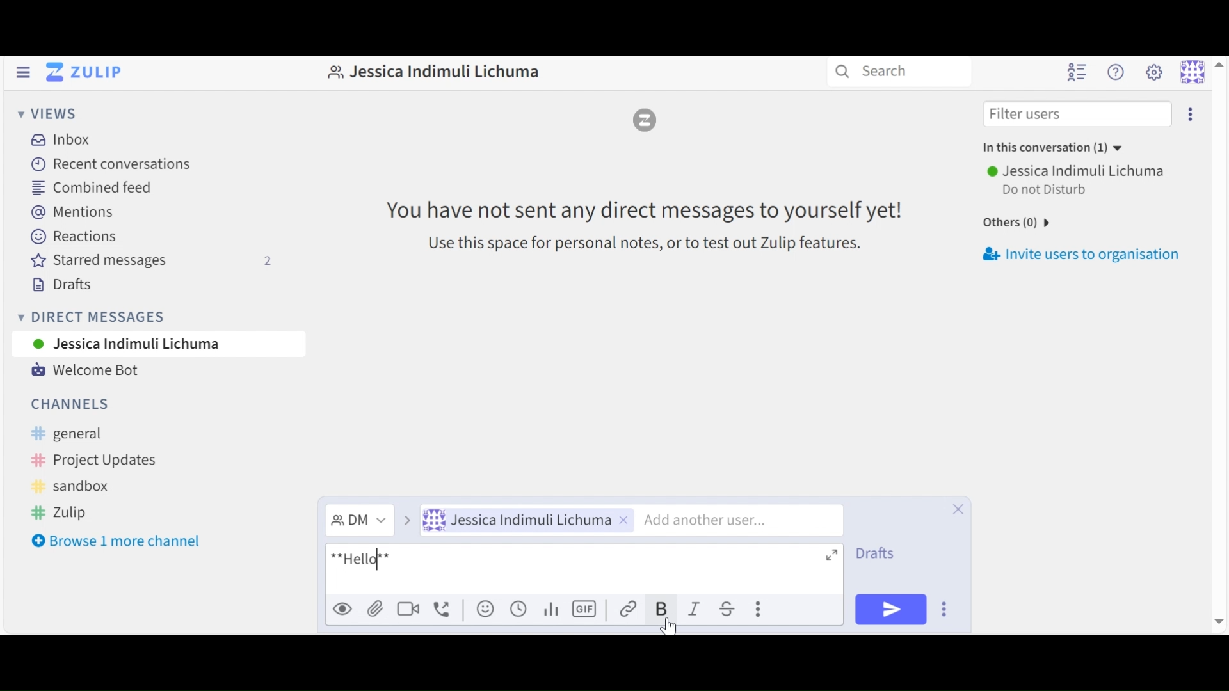  Describe the element at coordinates (1118, 72) in the screenshot. I see `Help menu` at that location.